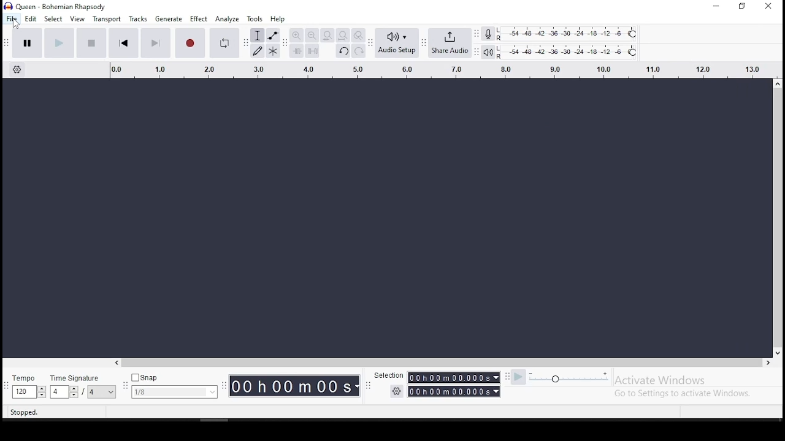  What do you see at coordinates (175, 386) in the screenshot?
I see `snap` at bounding box center [175, 386].